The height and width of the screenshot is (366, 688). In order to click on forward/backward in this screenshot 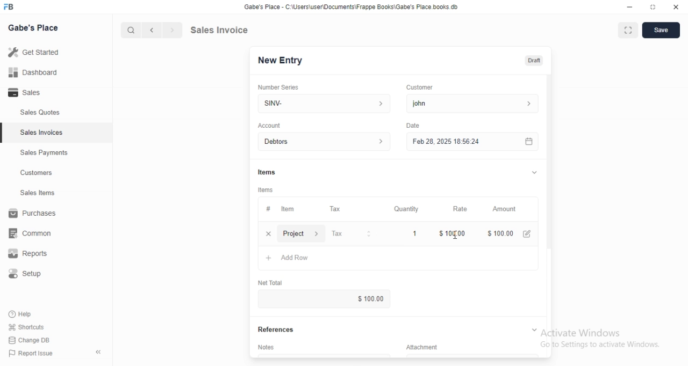, I will do `click(161, 30)`.